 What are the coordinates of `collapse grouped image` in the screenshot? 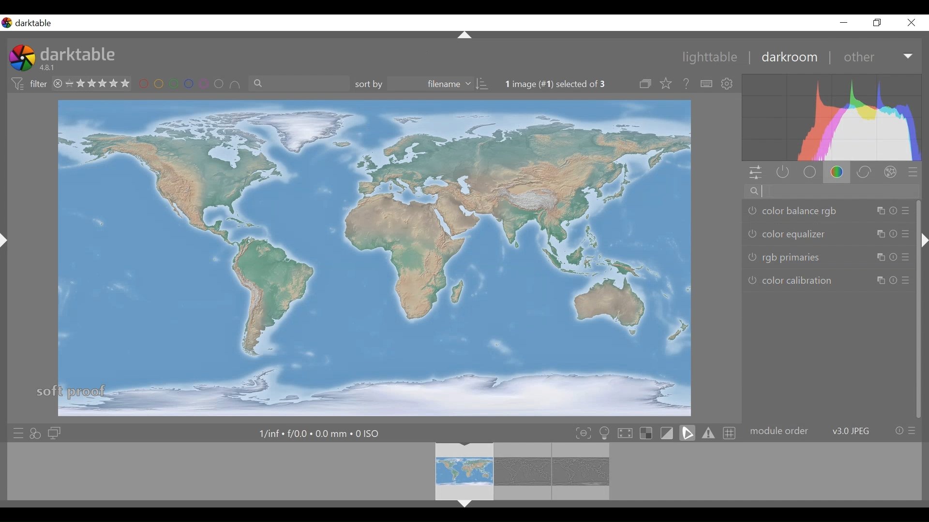 It's located at (646, 84).